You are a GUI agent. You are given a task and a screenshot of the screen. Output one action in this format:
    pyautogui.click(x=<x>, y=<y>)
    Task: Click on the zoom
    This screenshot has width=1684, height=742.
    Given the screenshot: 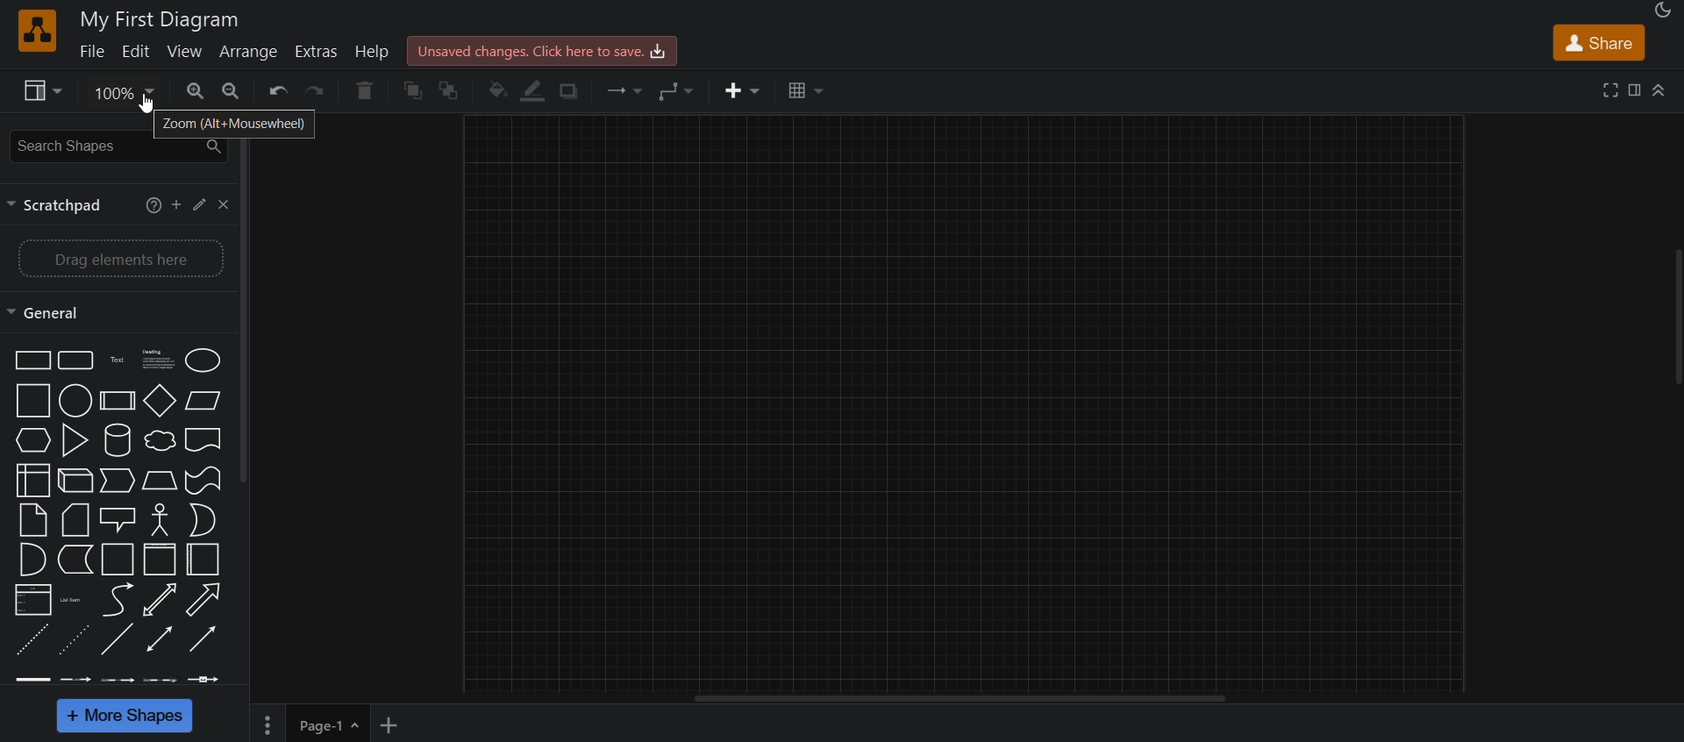 What is the action you would take?
    pyautogui.click(x=227, y=121)
    